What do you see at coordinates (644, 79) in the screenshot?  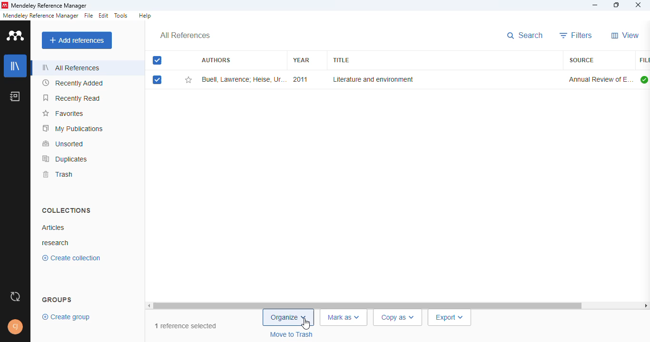 I see `all files downloaded` at bounding box center [644, 79].